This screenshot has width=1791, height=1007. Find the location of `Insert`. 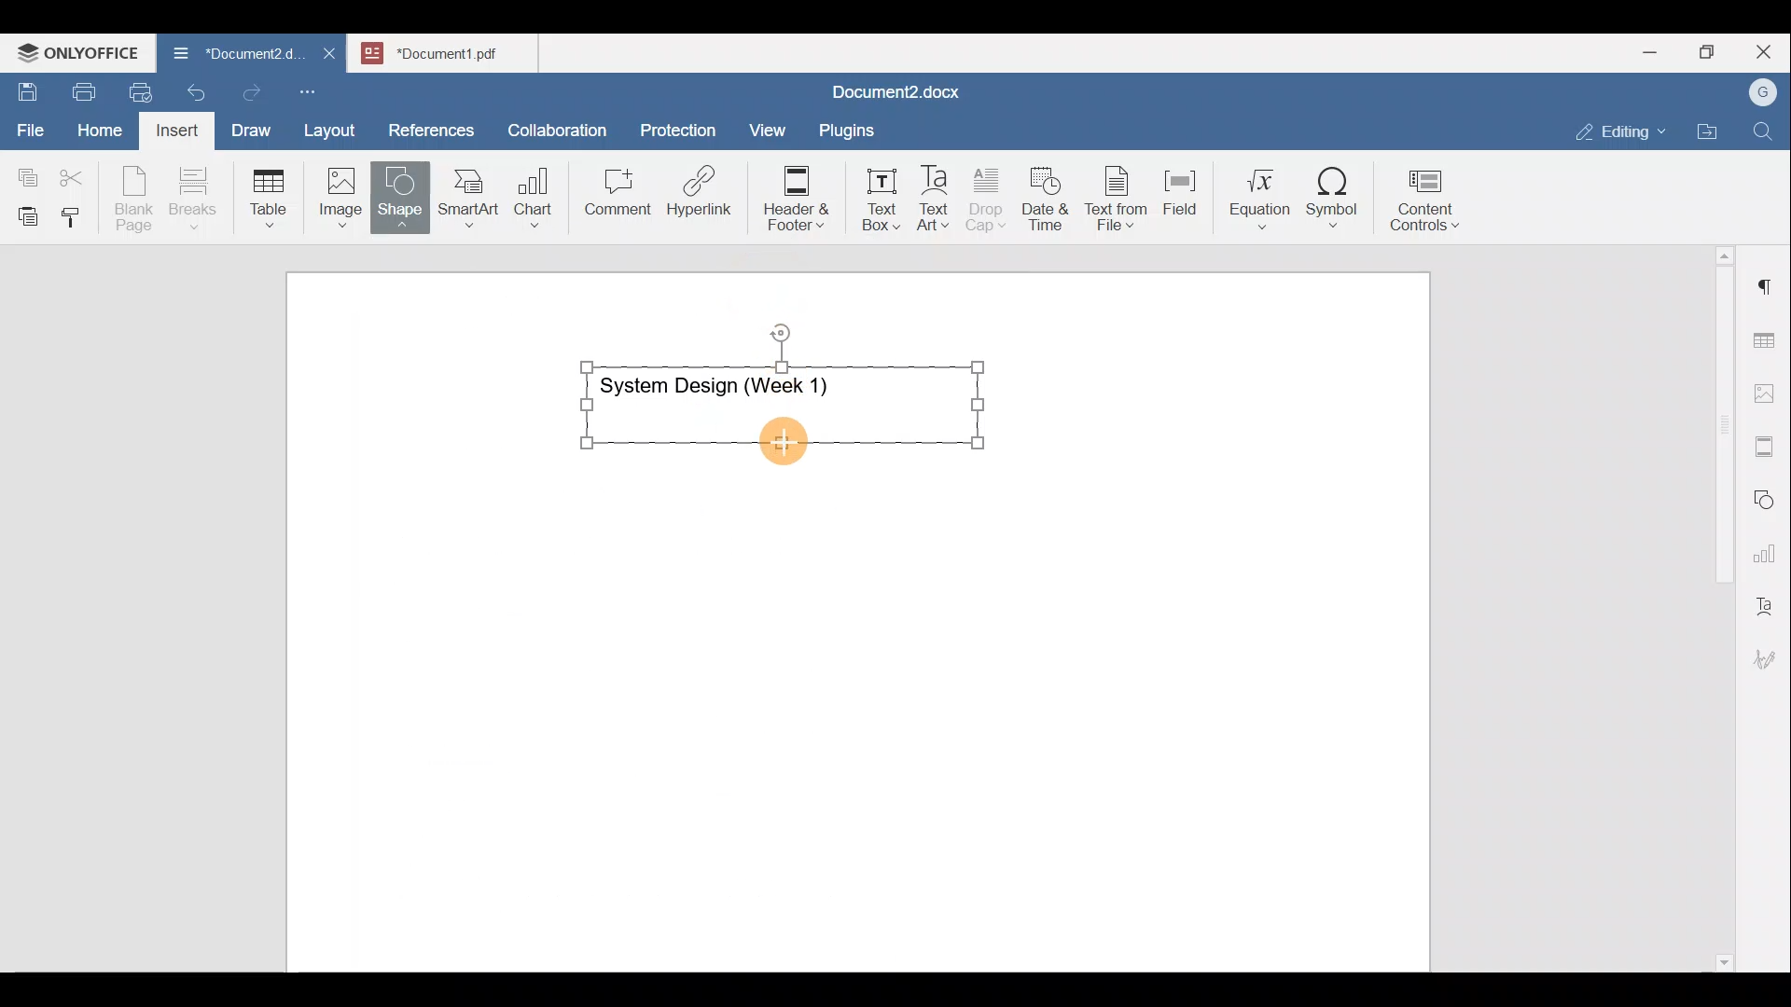

Insert is located at coordinates (172, 127).